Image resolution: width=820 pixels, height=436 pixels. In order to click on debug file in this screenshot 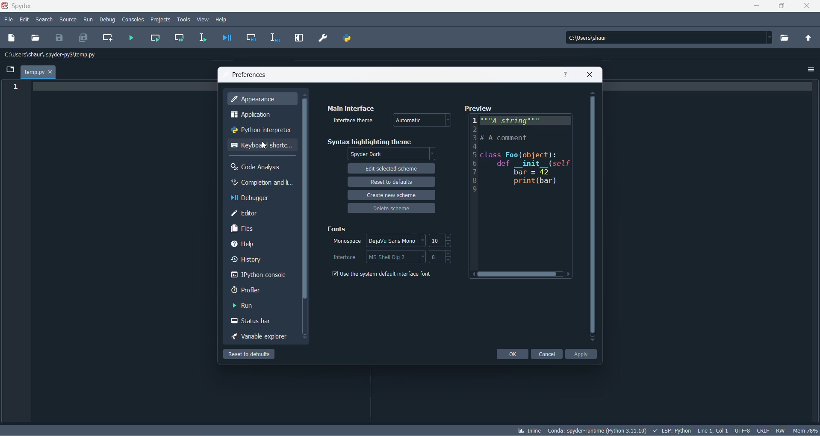, I will do `click(225, 38)`.